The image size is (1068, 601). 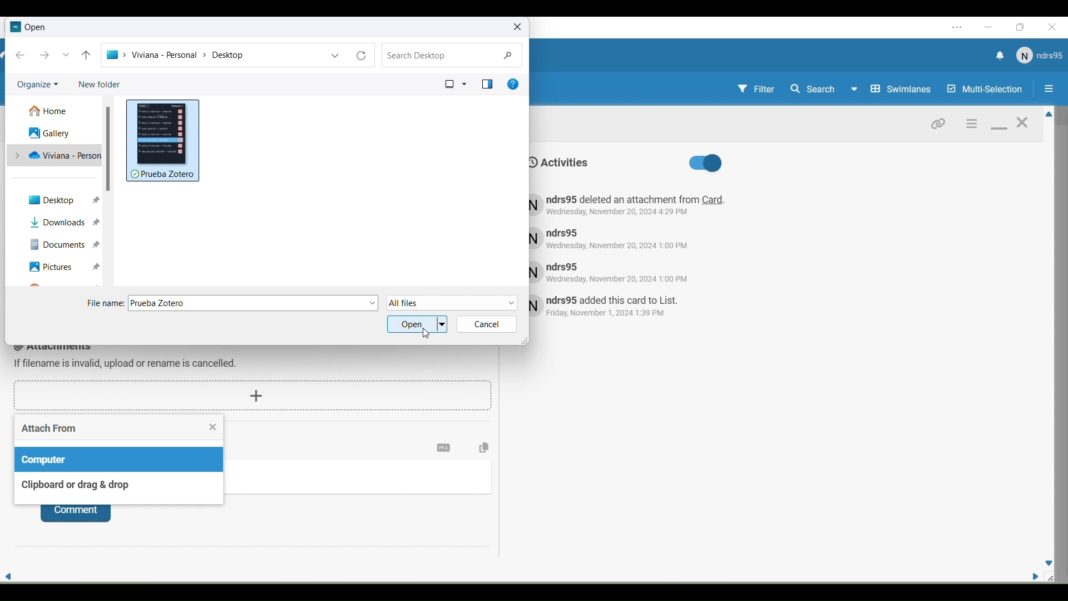 I want to click on Search, so click(x=823, y=89).